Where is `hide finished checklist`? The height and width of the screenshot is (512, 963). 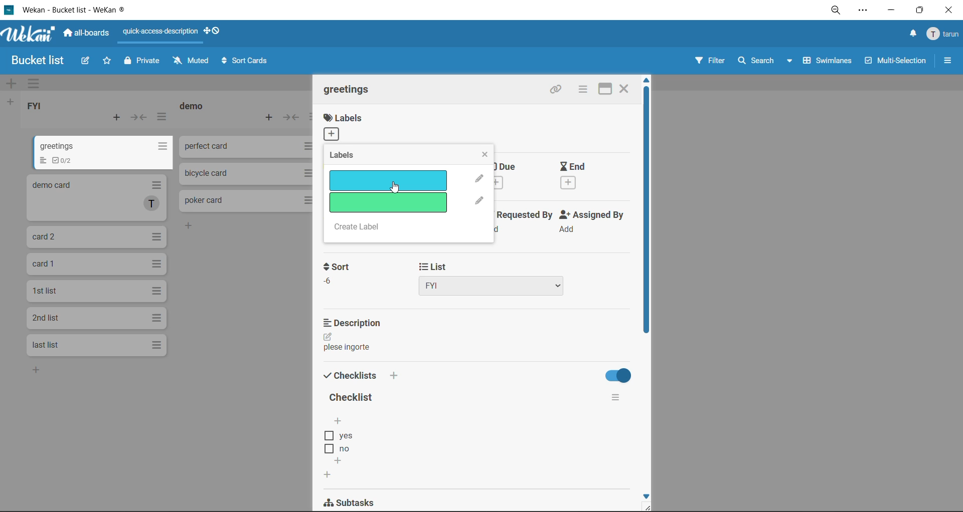 hide finished checklist is located at coordinates (615, 375).